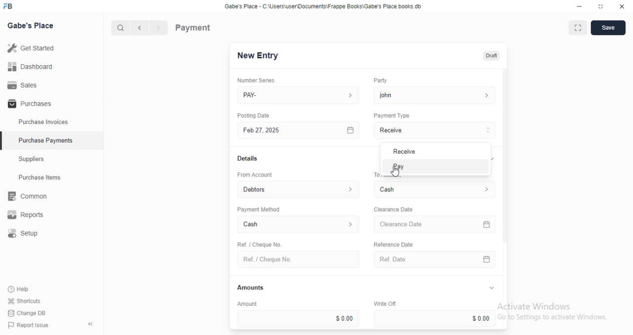 This screenshot has width=633, height=335. What do you see at coordinates (375, 174) in the screenshot?
I see `To Account` at bounding box center [375, 174].